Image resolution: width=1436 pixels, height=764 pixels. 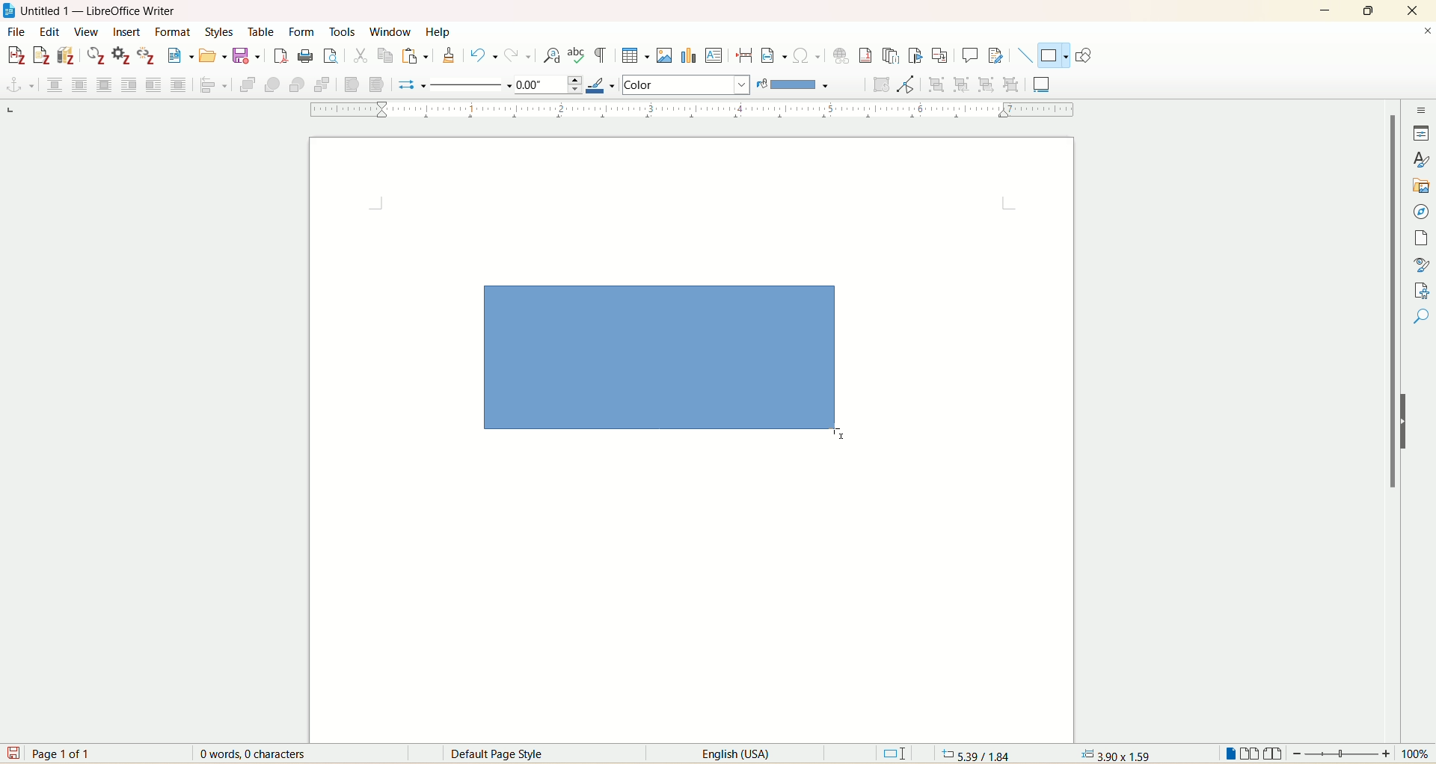 What do you see at coordinates (601, 56) in the screenshot?
I see `toggle formatting` at bounding box center [601, 56].